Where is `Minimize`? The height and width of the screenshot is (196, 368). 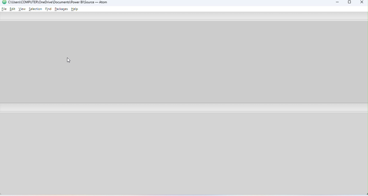 Minimize is located at coordinates (336, 3).